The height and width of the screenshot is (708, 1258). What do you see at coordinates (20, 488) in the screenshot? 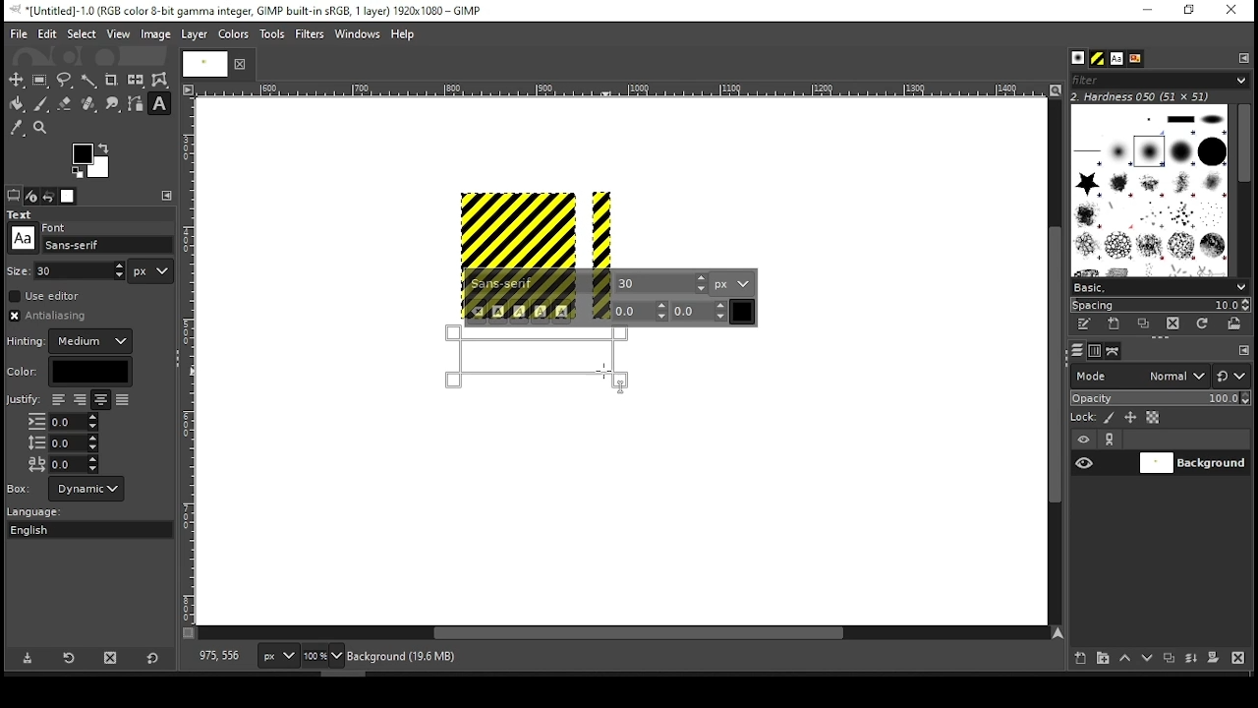
I see `` at bounding box center [20, 488].